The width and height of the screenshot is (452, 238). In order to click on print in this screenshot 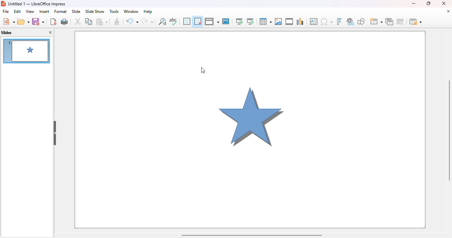, I will do `click(65, 21)`.